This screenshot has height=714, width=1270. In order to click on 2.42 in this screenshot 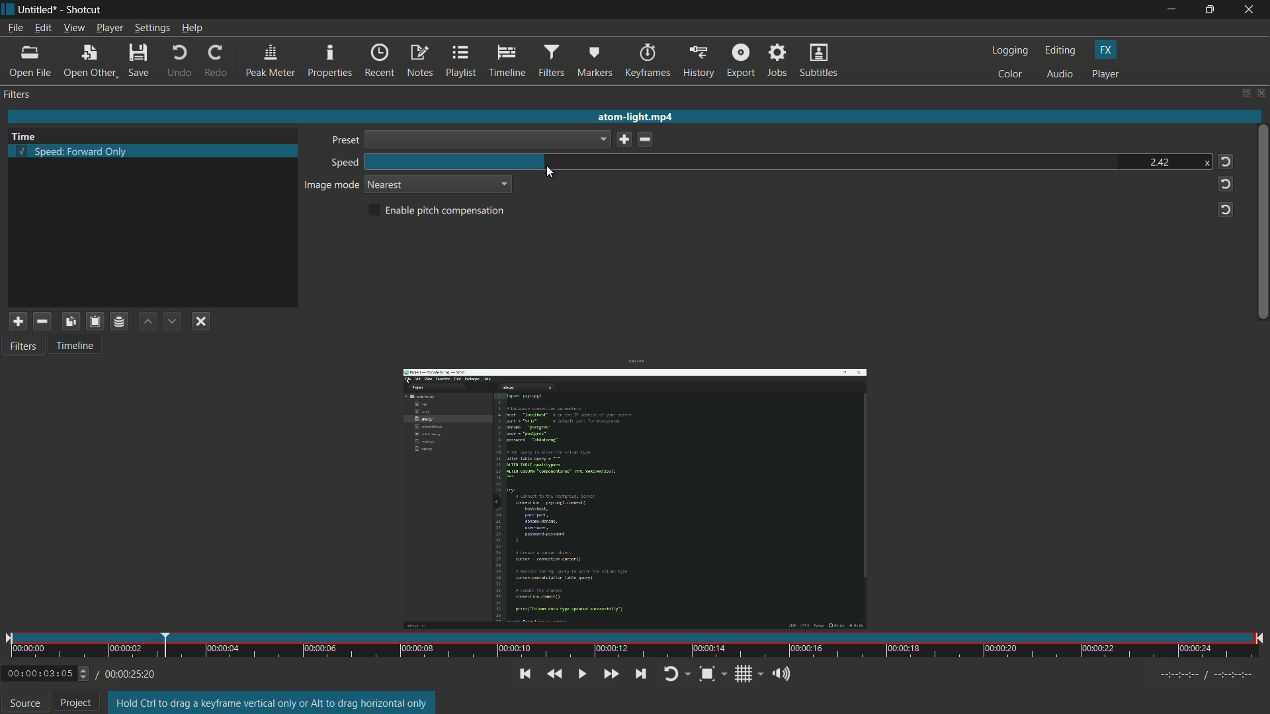, I will do `click(1158, 160)`.